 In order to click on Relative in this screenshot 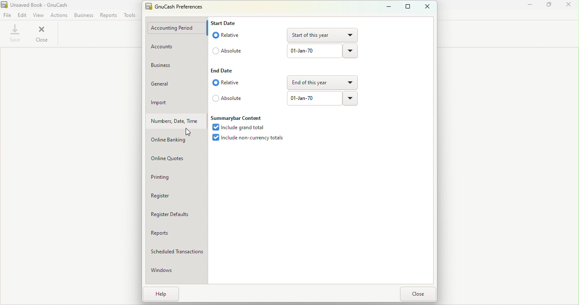, I will do `click(228, 35)`.